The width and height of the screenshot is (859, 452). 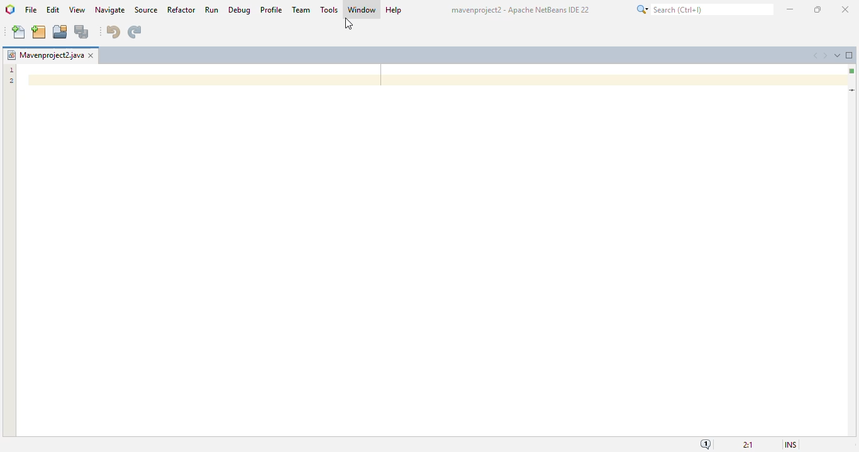 What do you see at coordinates (31, 9) in the screenshot?
I see `file` at bounding box center [31, 9].